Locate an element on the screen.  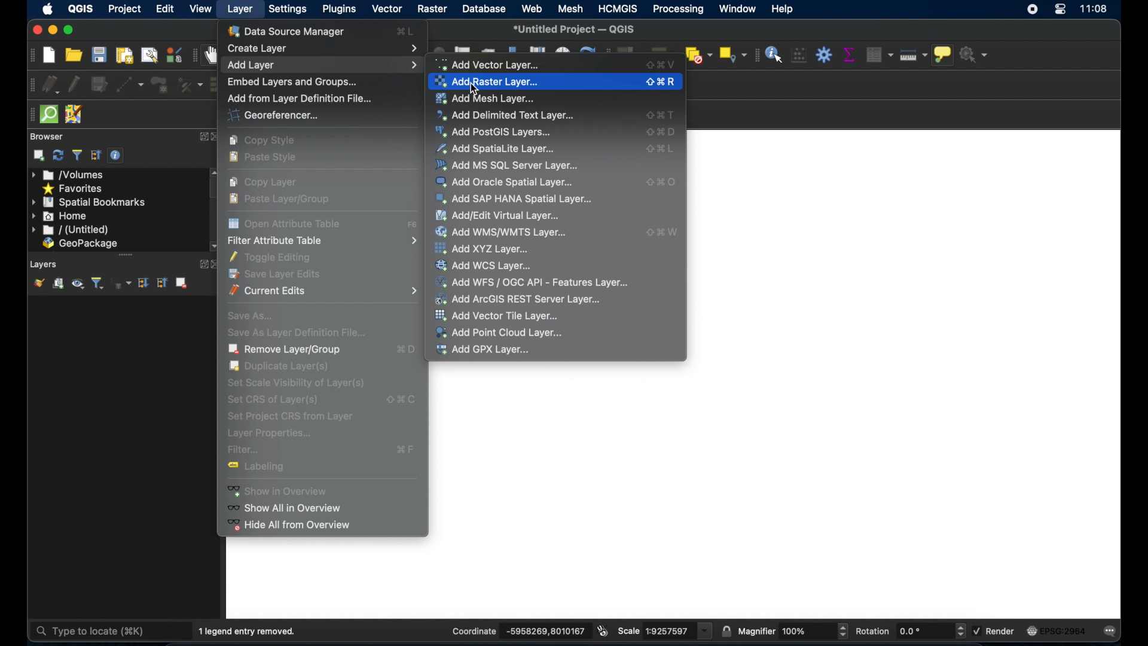
no action selected is located at coordinates (975, 54).